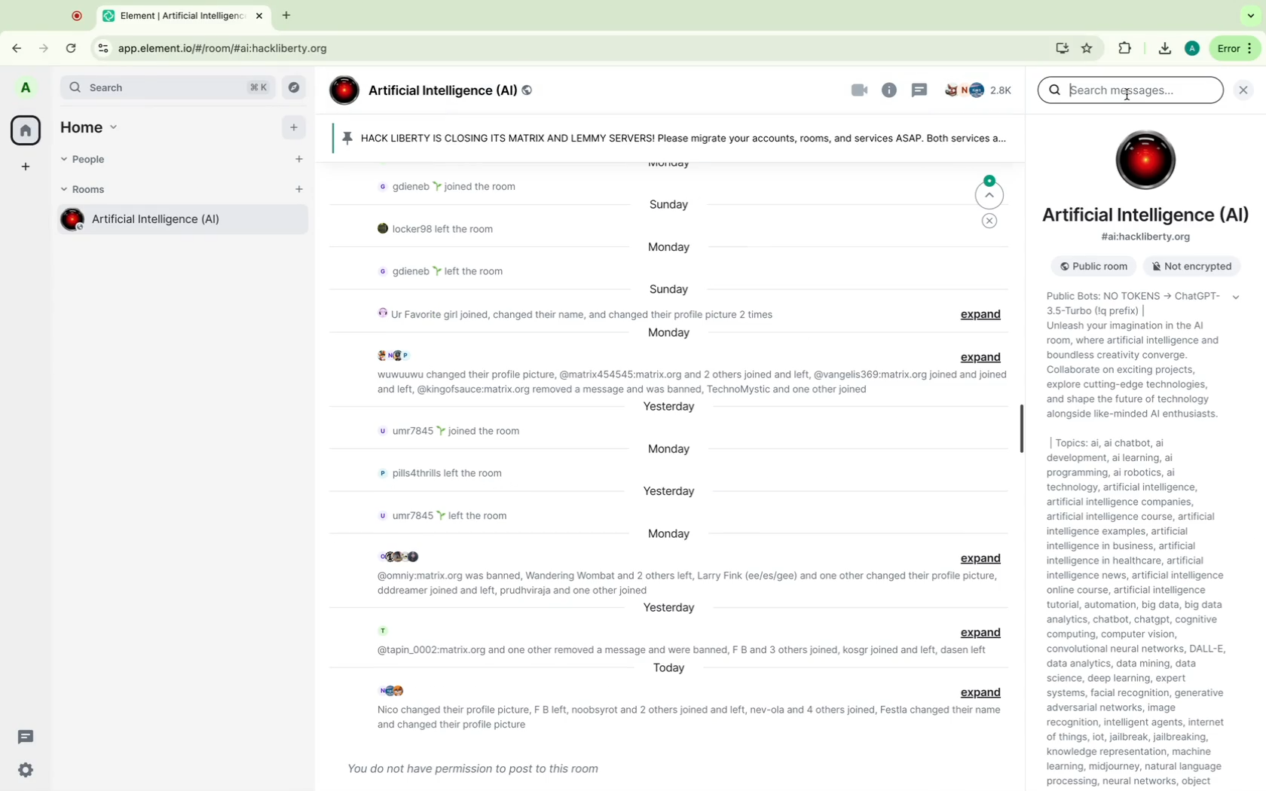 The width and height of the screenshot is (1266, 791). Describe the element at coordinates (405, 554) in the screenshot. I see `pictures` at that location.